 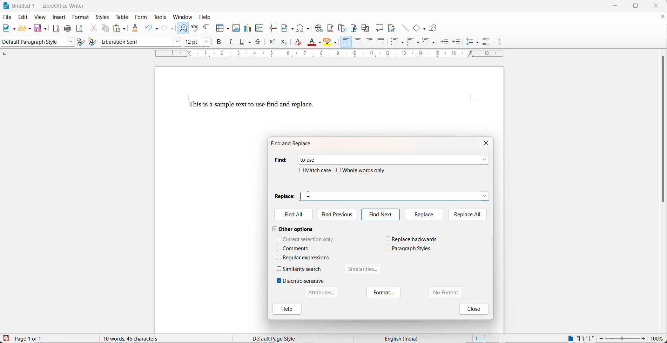 What do you see at coordinates (405, 28) in the screenshot?
I see `insert lines` at bounding box center [405, 28].